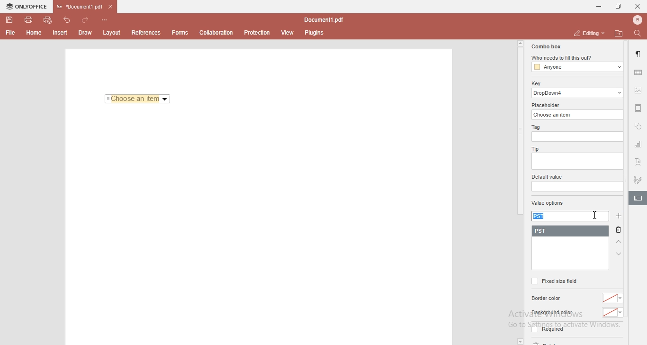 The image size is (647, 345). Describe the element at coordinates (520, 128) in the screenshot. I see `scroll bar` at that location.